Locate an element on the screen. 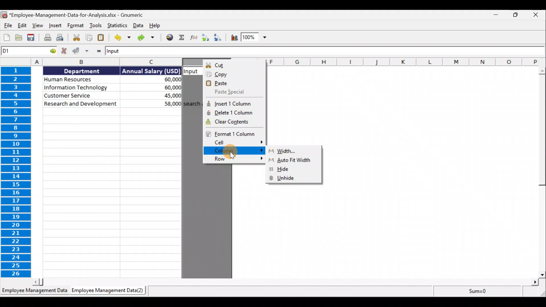 The width and height of the screenshot is (546, 307). Document name is located at coordinates (74, 14).